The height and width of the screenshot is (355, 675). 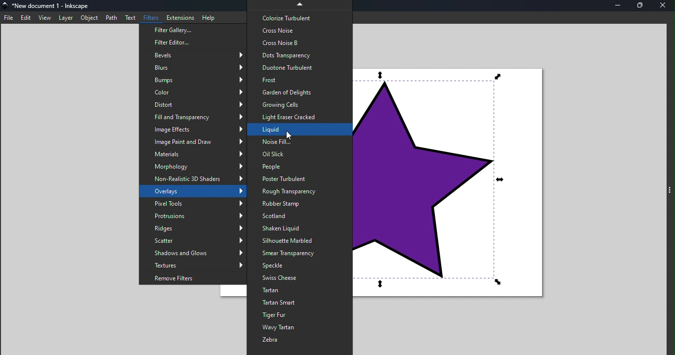 I want to click on Text, so click(x=128, y=17).